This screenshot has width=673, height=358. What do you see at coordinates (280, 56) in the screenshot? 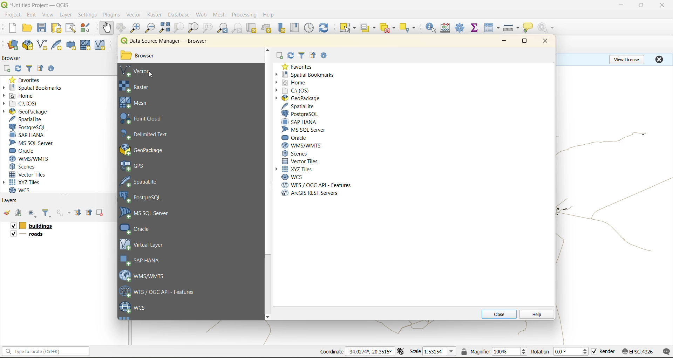
I see `add selected layers` at bounding box center [280, 56].